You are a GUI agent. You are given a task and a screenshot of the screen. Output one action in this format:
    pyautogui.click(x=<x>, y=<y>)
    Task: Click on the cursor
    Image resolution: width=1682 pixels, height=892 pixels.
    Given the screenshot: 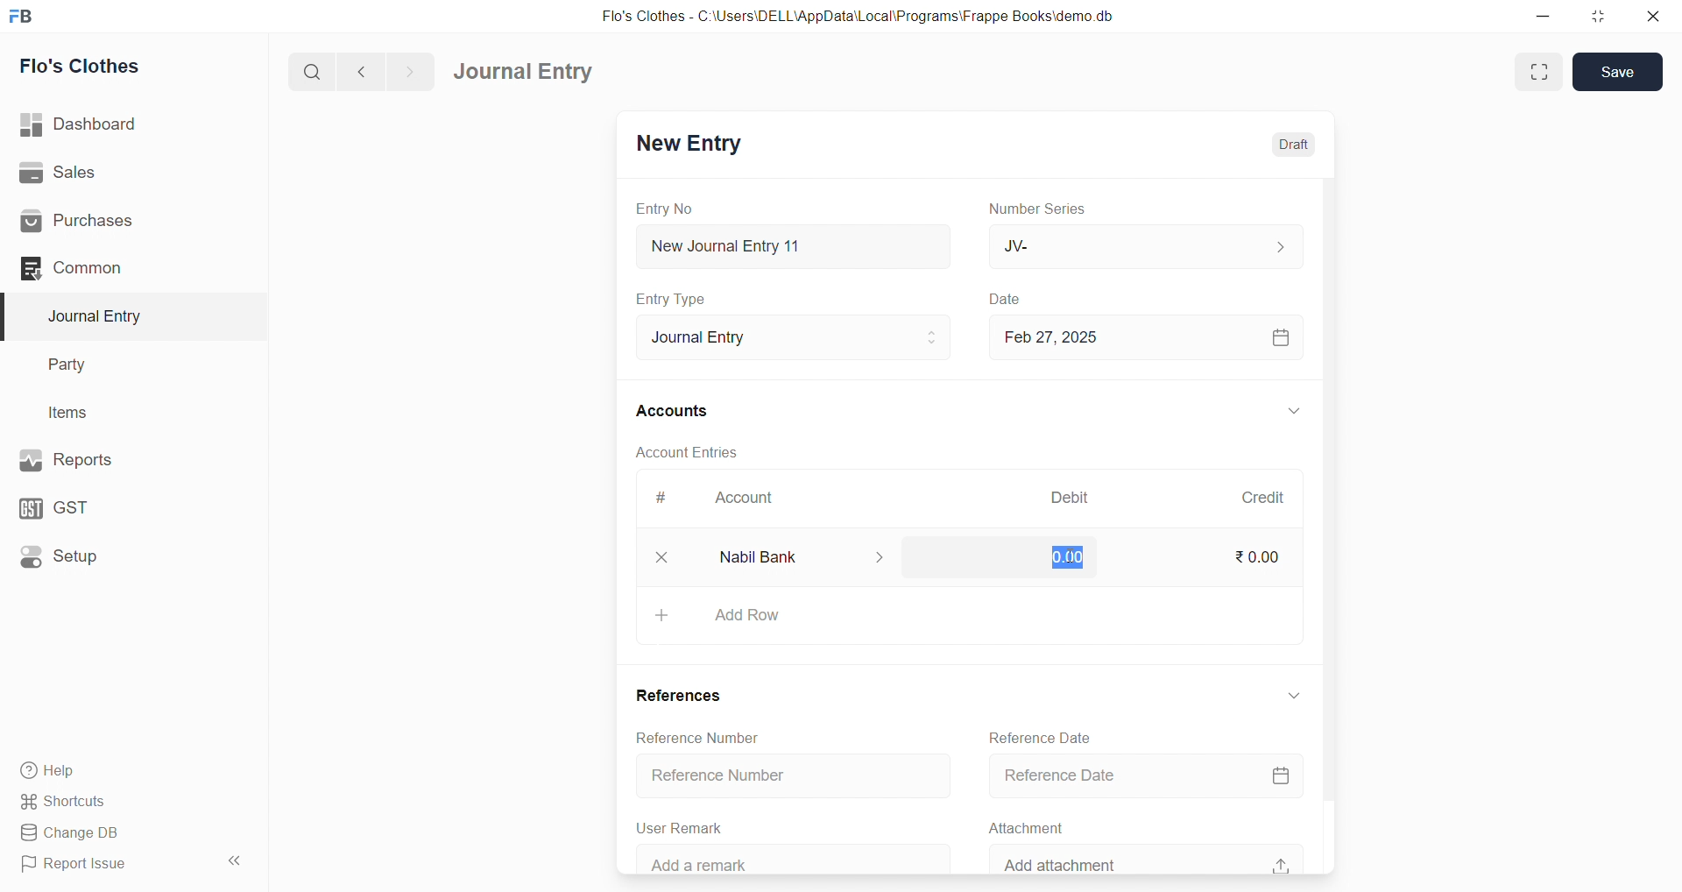 What is the action you would take?
    pyautogui.click(x=1076, y=564)
    